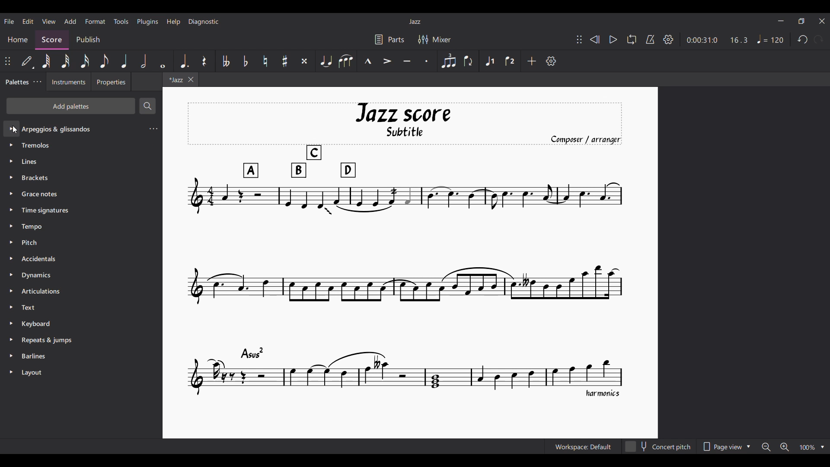 The image size is (830, 467). I want to click on Flip direction, so click(469, 61).